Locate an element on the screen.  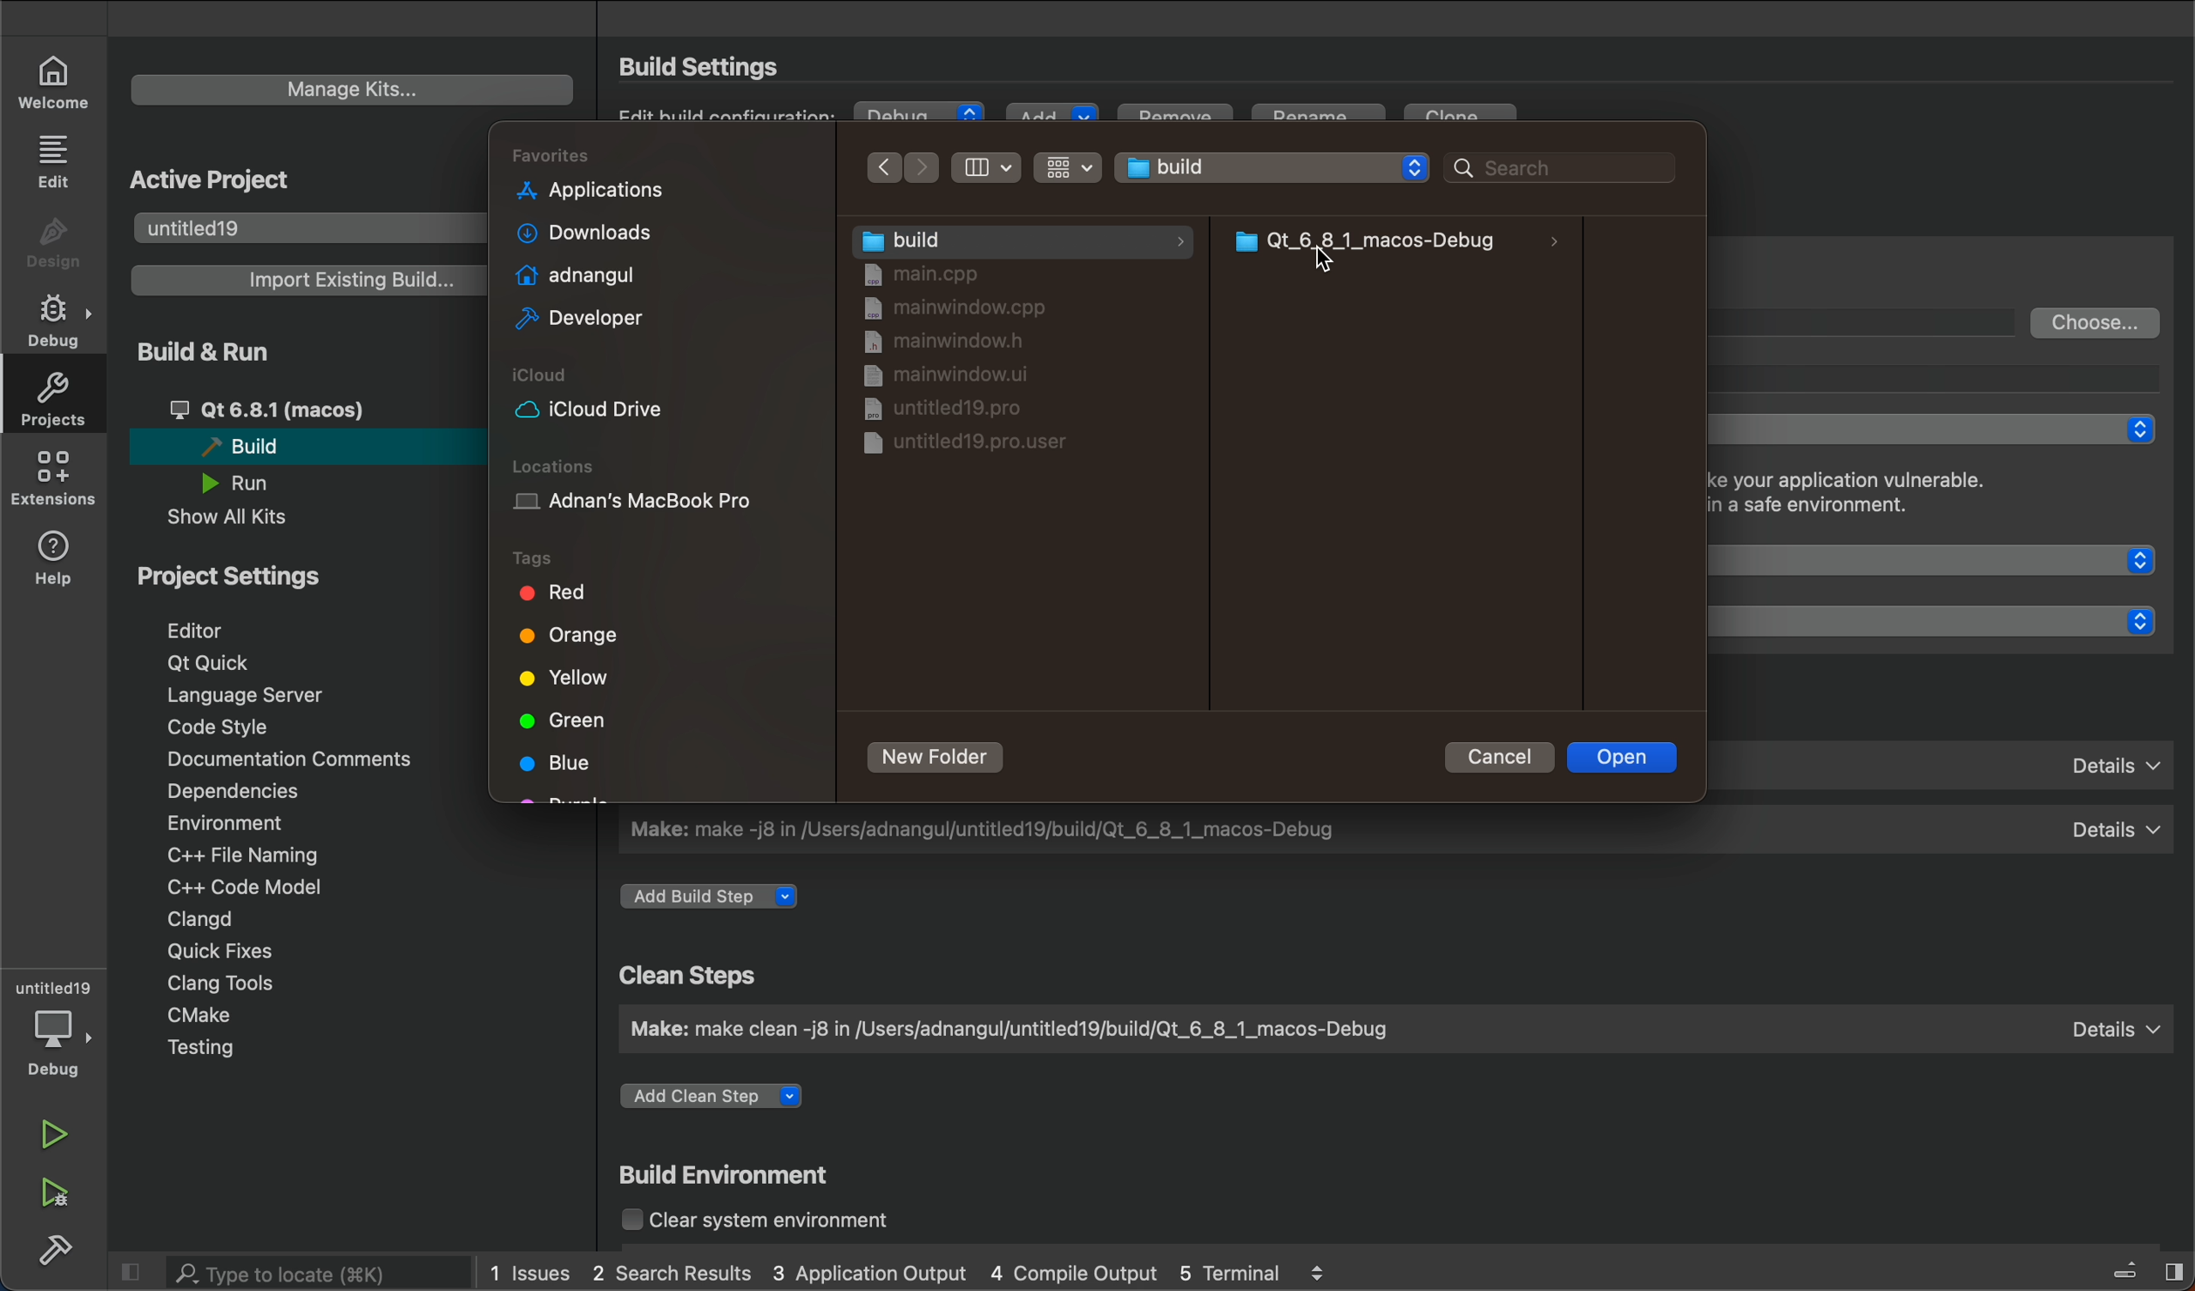
projects is located at coordinates (50, 399).